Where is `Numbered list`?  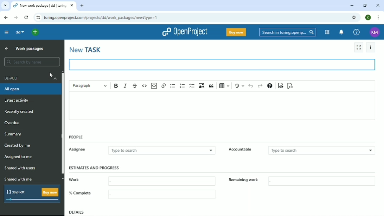 Numbered list is located at coordinates (183, 86).